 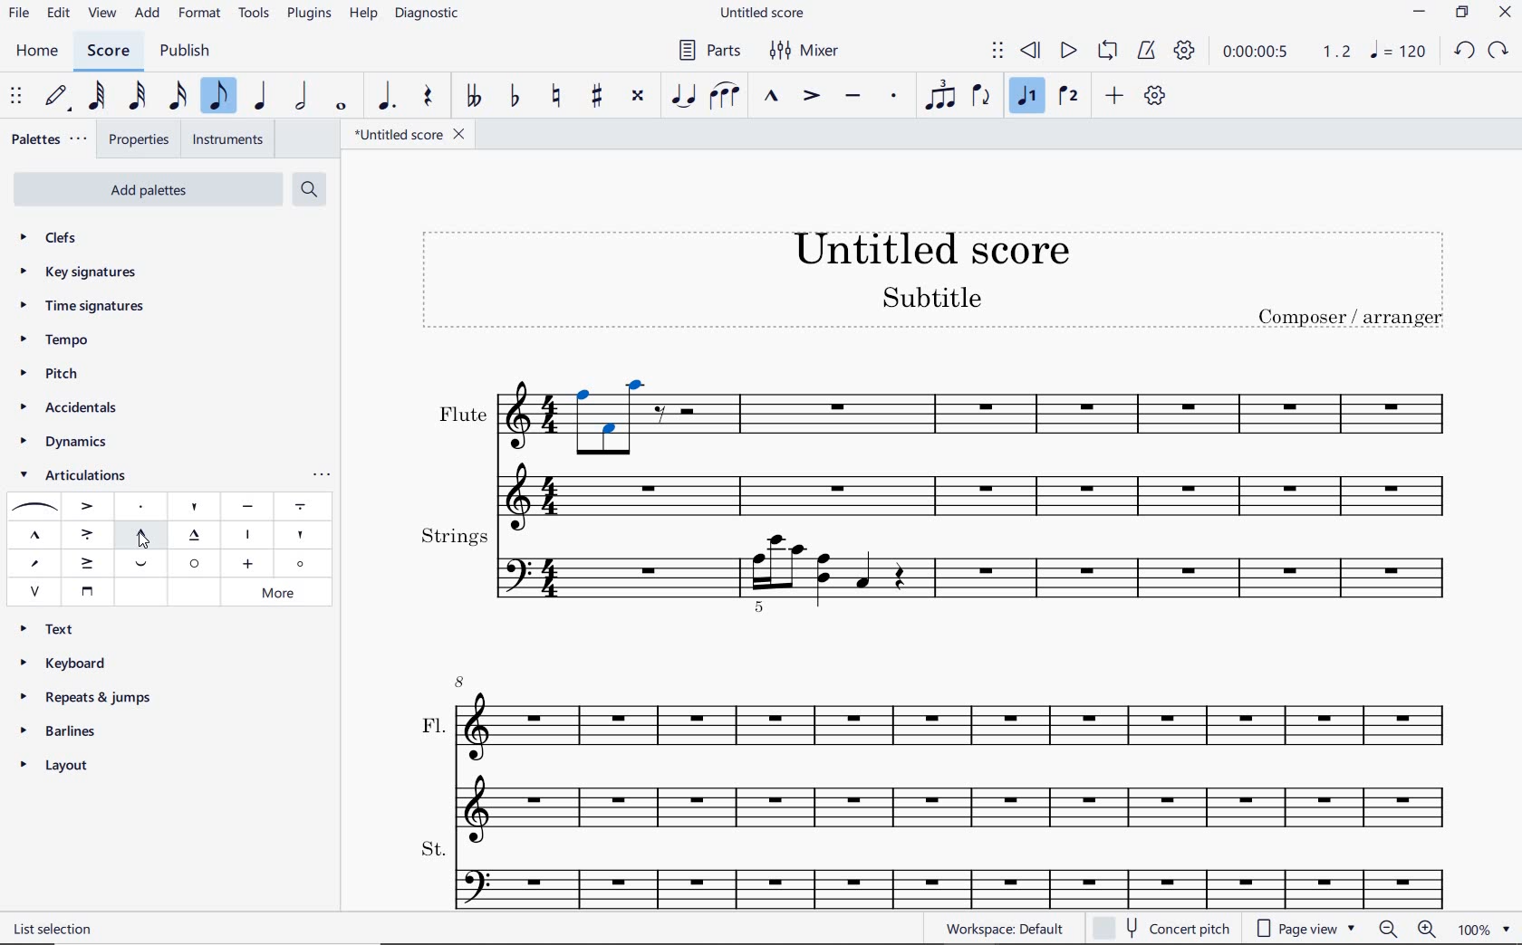 I want to click on zoom out or zoom in, so click(x=1406, y=930).